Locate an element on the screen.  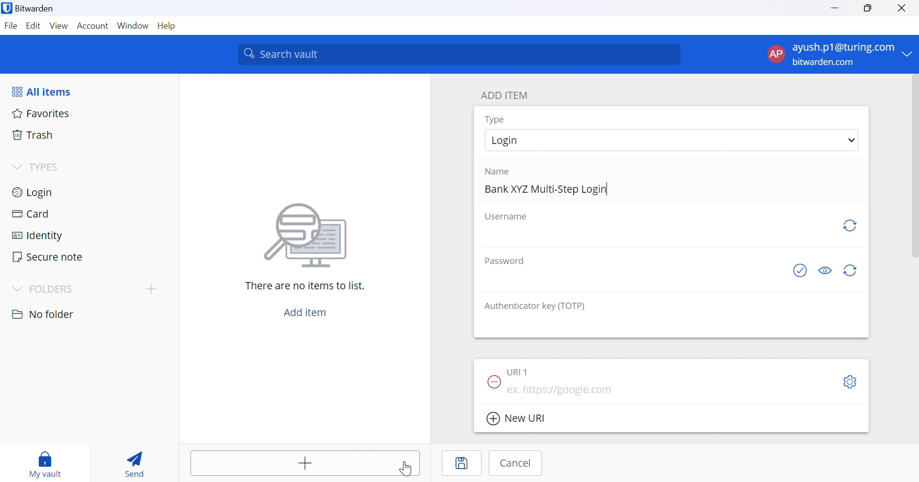
Window is located at coordinates (133, 25).